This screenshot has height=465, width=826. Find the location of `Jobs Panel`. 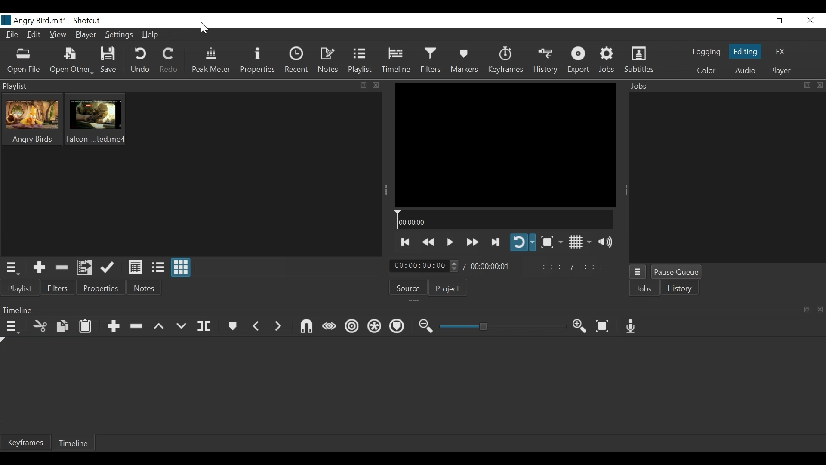

Jobs Panel is located at coordinates (727, 179).